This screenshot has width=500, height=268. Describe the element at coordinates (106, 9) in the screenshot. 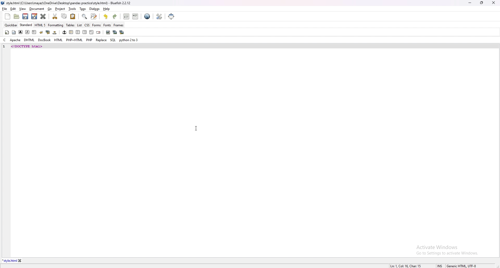

I see `help` at that location.